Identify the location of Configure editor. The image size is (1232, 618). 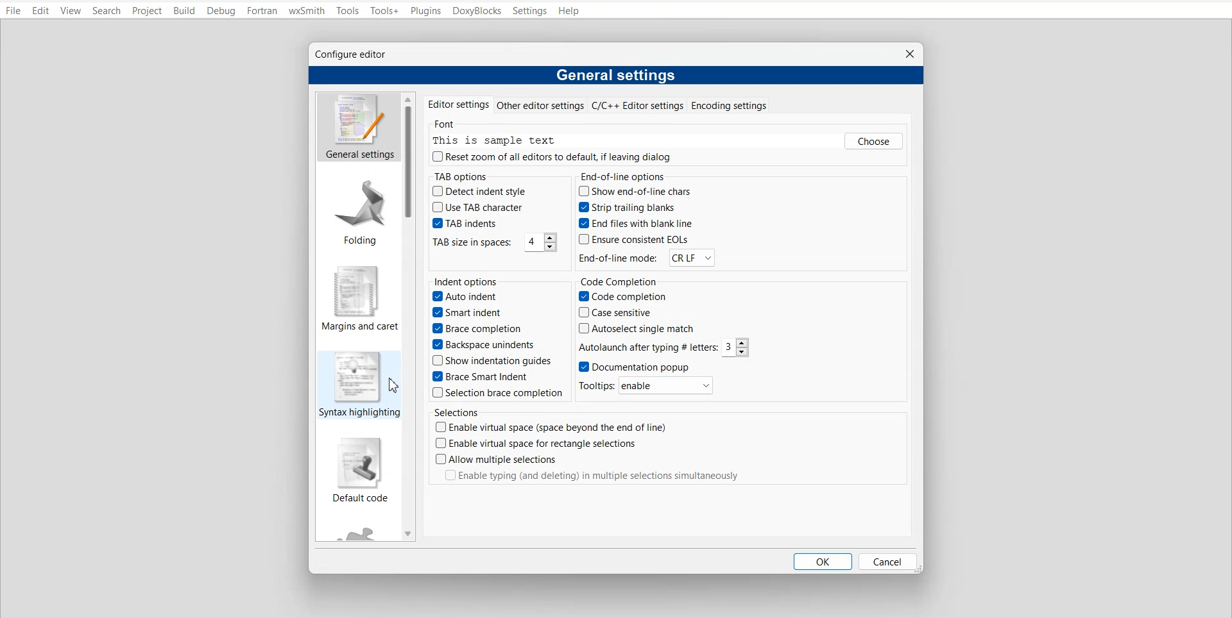
(359, 56).